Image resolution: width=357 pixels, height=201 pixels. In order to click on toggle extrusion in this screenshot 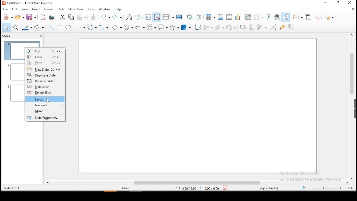, I will do `click(290, 27)`.